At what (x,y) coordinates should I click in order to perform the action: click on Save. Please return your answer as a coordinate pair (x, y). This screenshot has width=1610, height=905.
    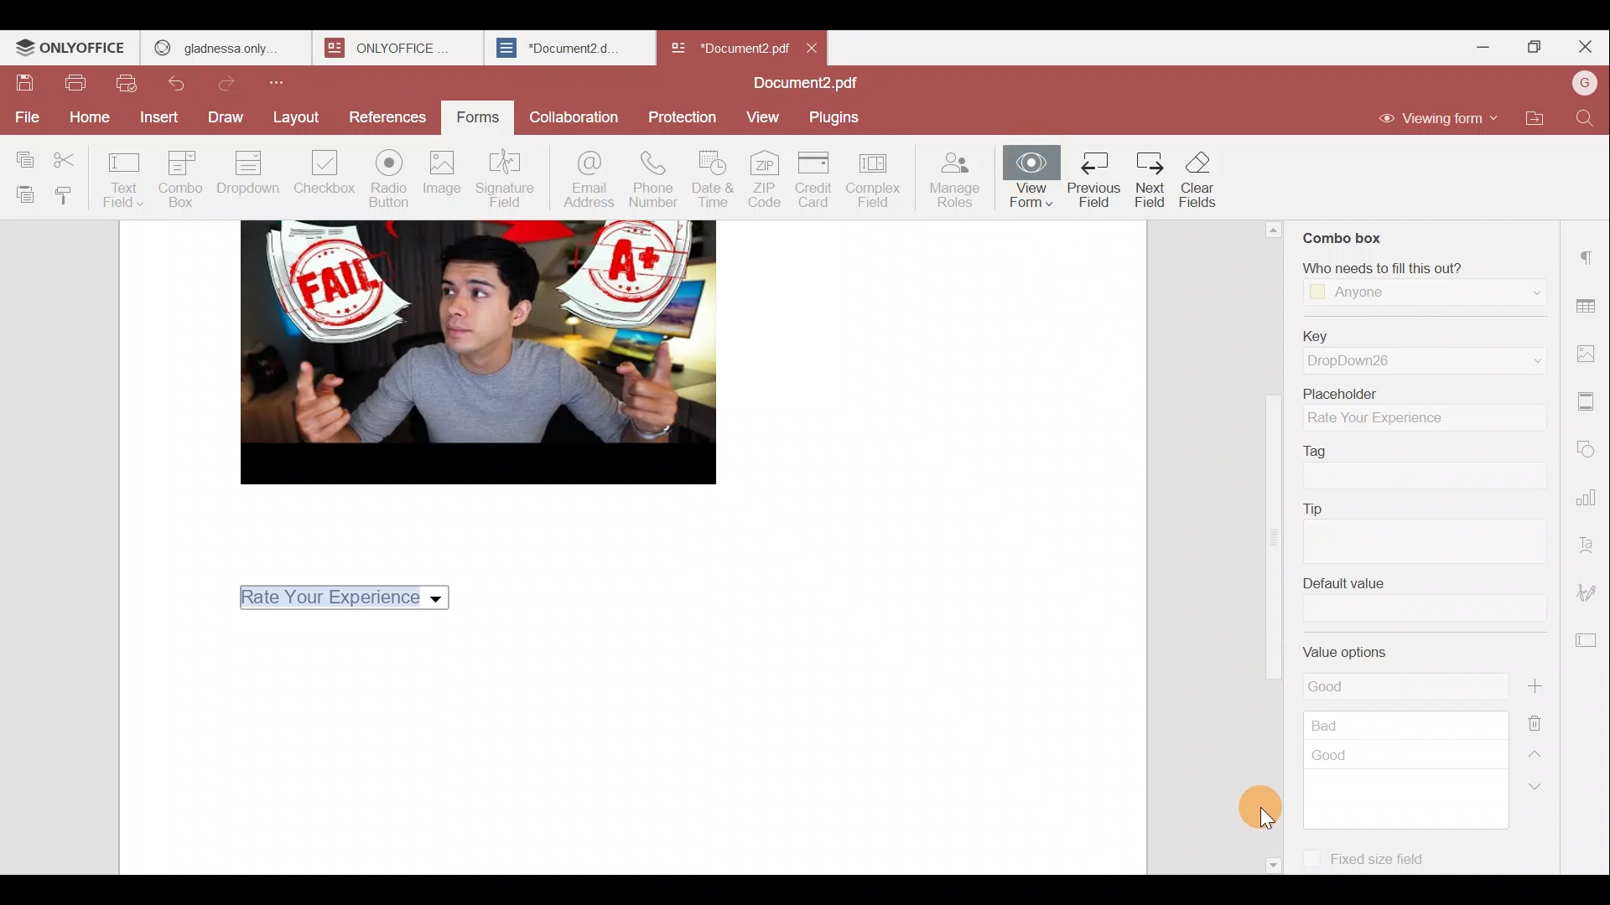
    Looking at the image, I should click on (25, 84).